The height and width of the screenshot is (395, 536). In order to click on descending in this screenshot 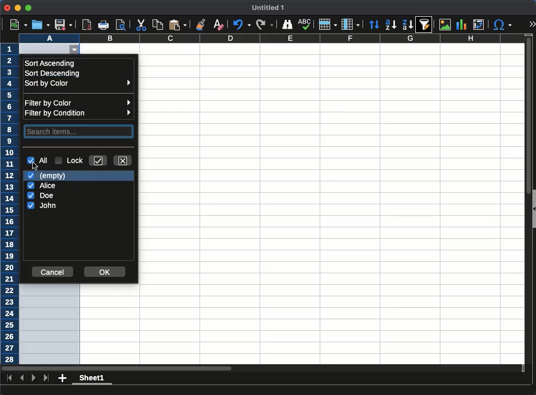, I will do `click(408, 25)`.